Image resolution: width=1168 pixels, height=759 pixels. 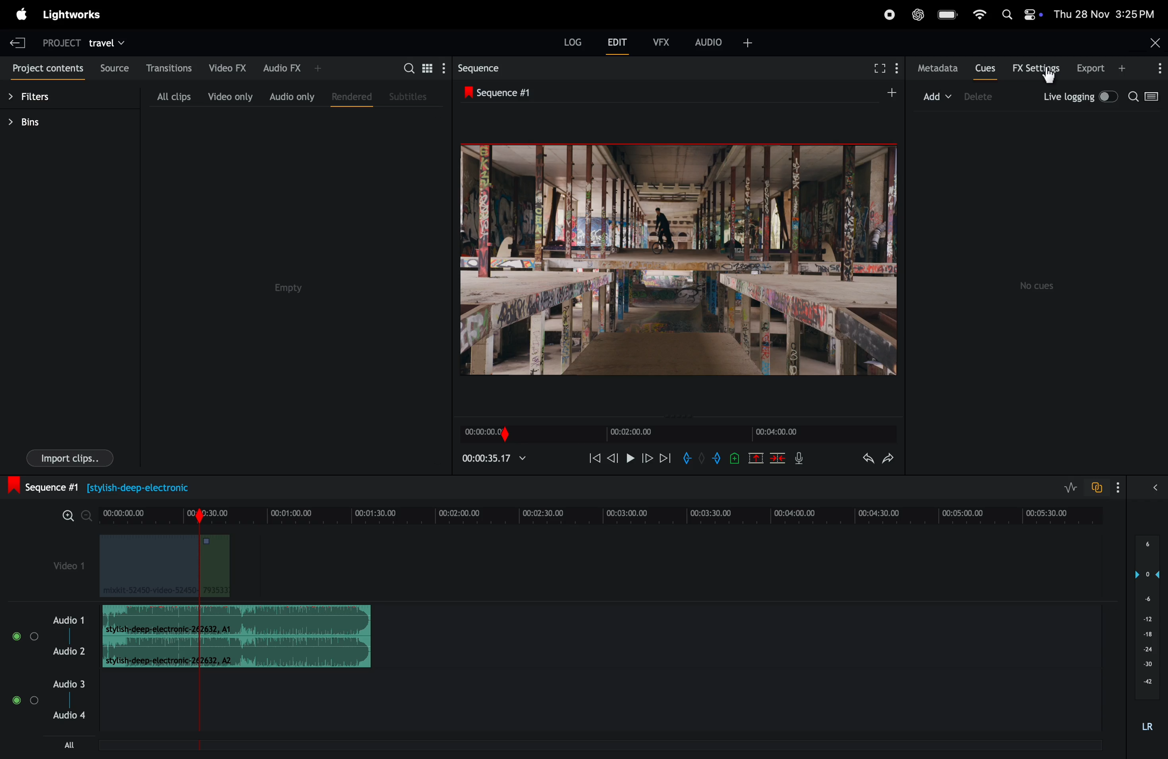 I want to click on apple widgets, so click(x=1019, y=15).